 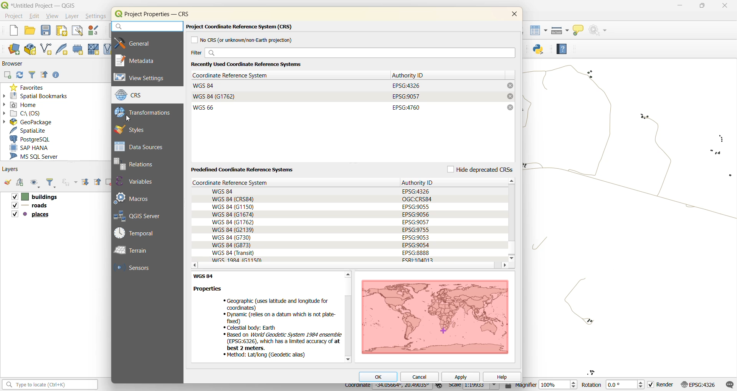 I want to click on geopackage, so click(x=28, y=122).